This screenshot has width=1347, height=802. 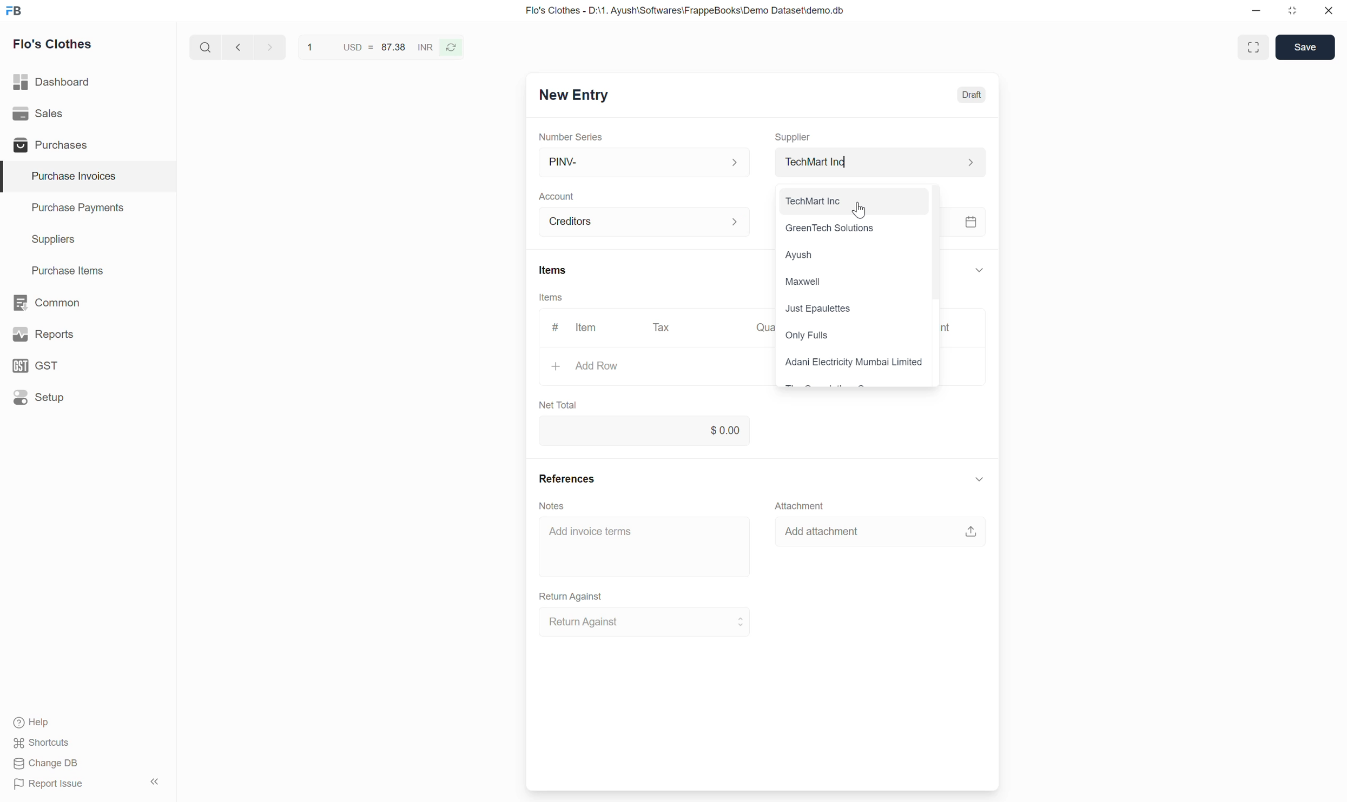 What do you see at coordinates (236, 48) in the screenshot?
I see `next` at bounding box center [236, 48].